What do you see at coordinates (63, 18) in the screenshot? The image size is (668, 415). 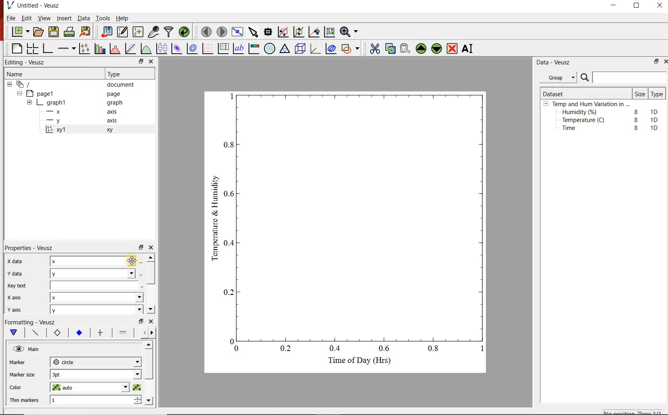 I see `Insert` at bounding box center [63, 18].